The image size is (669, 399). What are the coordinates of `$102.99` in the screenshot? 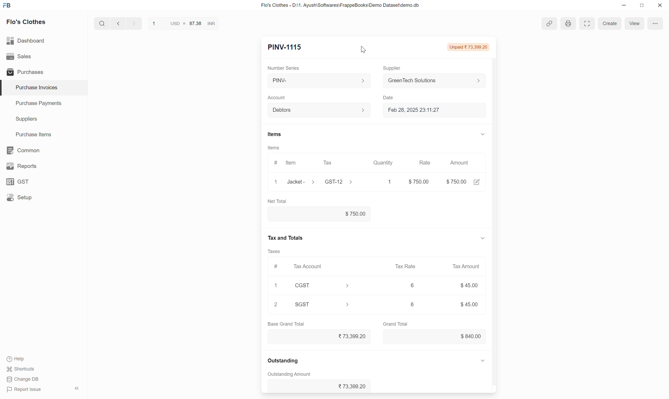 It's located at (319, 214).